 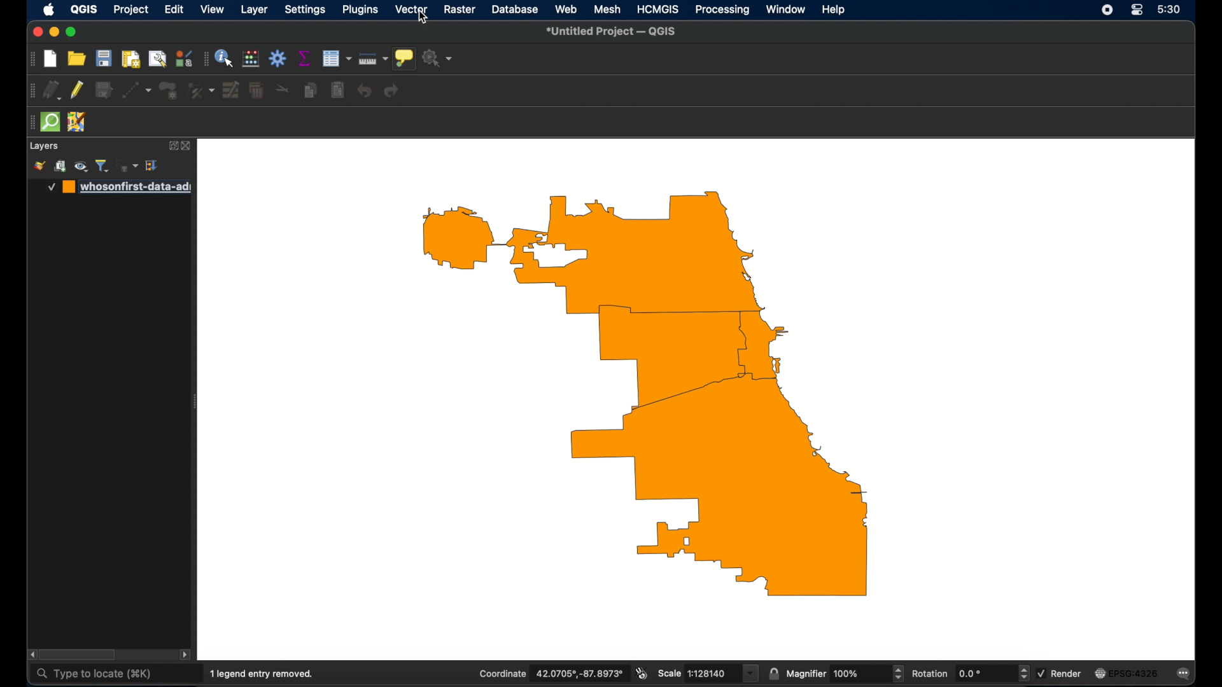 I want to click on scale, so click(x=707, y=673).